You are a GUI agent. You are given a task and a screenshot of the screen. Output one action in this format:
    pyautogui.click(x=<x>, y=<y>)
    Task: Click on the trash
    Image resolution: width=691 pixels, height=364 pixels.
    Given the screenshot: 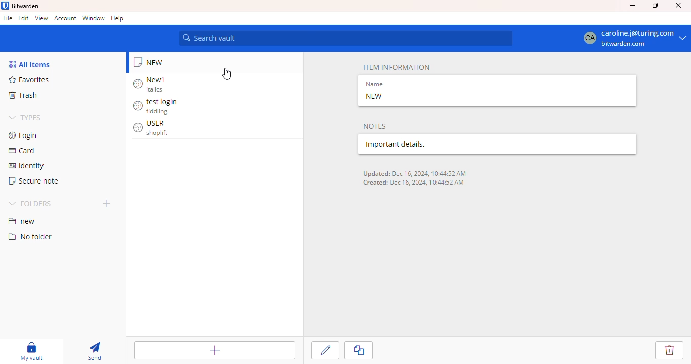 What is the action you would take?
    pyautogui.click(x=25, y=95)
    